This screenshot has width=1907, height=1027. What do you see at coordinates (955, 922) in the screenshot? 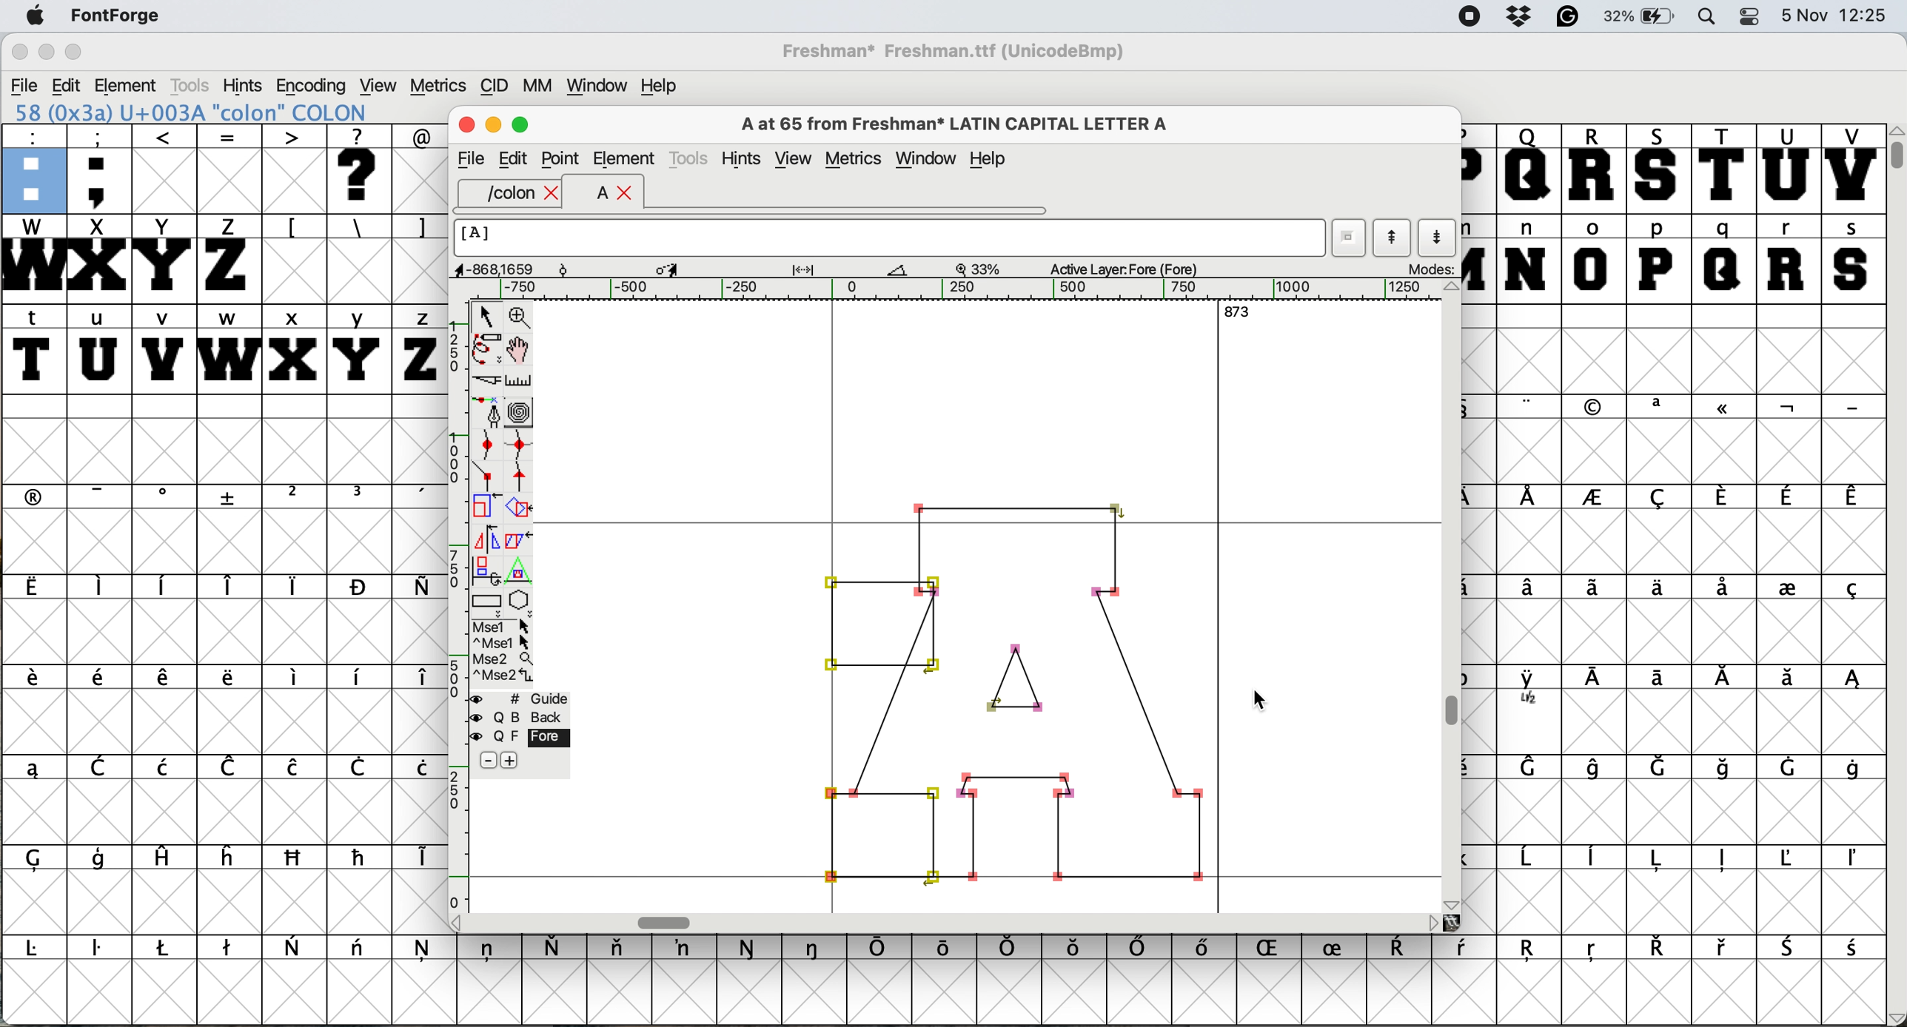
I see `horizontal scroll bar` at bounding box center [955, 922].